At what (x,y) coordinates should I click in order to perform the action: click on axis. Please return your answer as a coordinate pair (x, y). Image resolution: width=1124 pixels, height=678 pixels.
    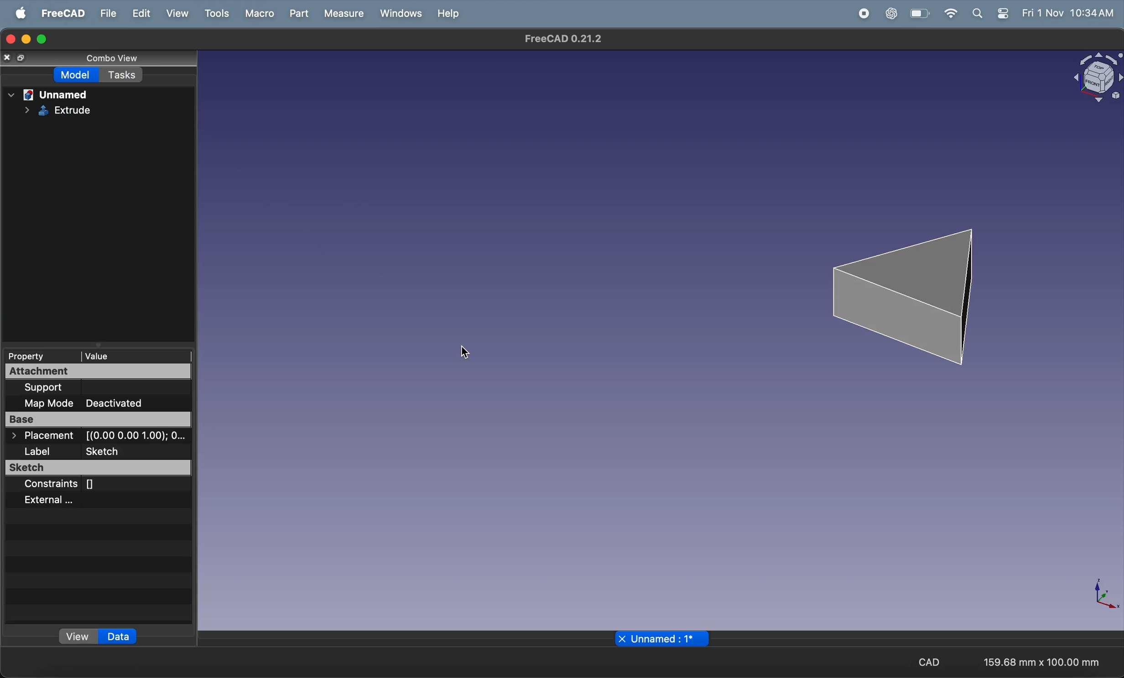
    Looking at the image, I should click on (1108, 596).